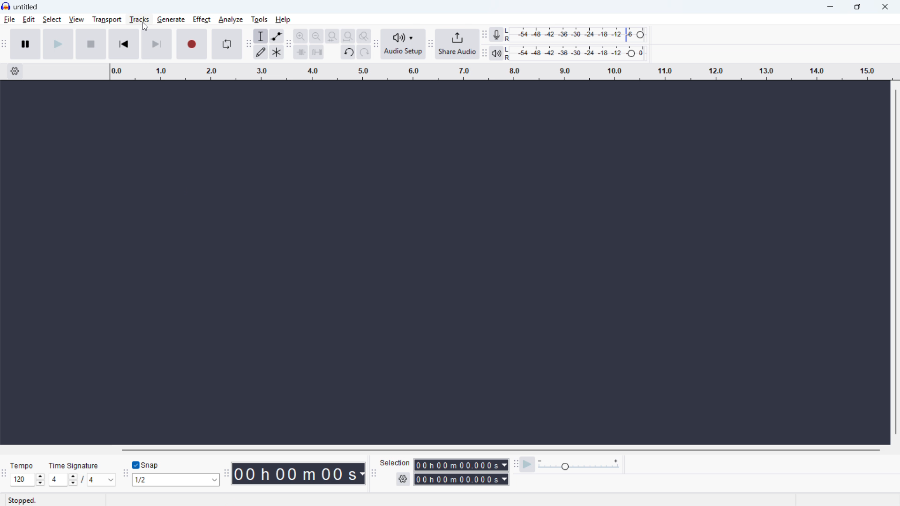 The height and width of the screenshot is (506, 900). What do you see at coordinates (227, 45) in the screenshot?
I see `Enable looping ` at bounding box center [227, 45].